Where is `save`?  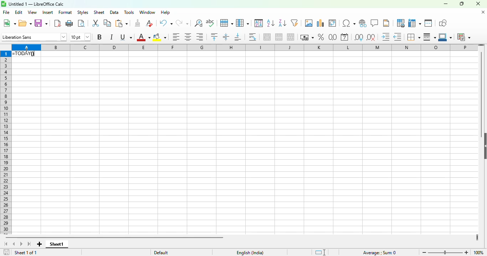
save is located at coordinates (41, 23).